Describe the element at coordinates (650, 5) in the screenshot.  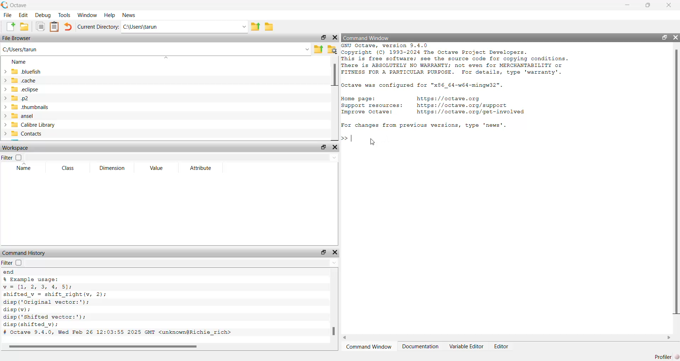
I see `maximize` at that location.